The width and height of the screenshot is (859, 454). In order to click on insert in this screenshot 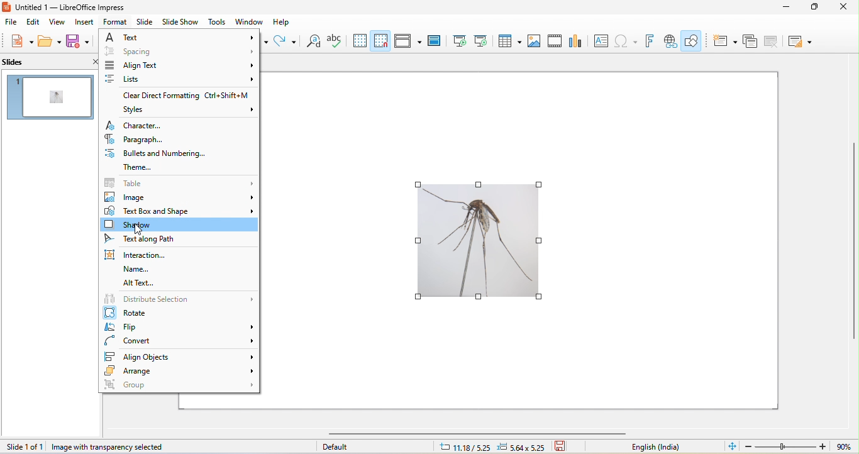, I will do `click(85, 22)`.